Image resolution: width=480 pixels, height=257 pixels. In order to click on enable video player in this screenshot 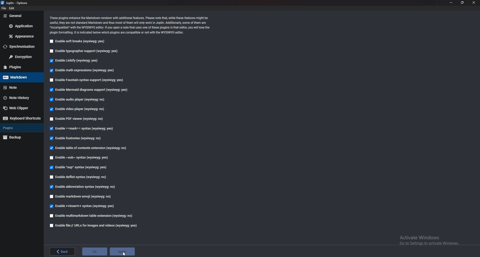, I will do `click(76, 110)`.